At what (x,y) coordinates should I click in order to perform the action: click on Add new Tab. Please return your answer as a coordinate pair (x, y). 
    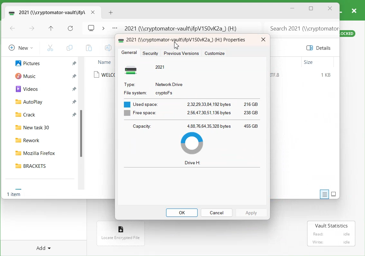
    Looking at the image, I should click on (112, 13).